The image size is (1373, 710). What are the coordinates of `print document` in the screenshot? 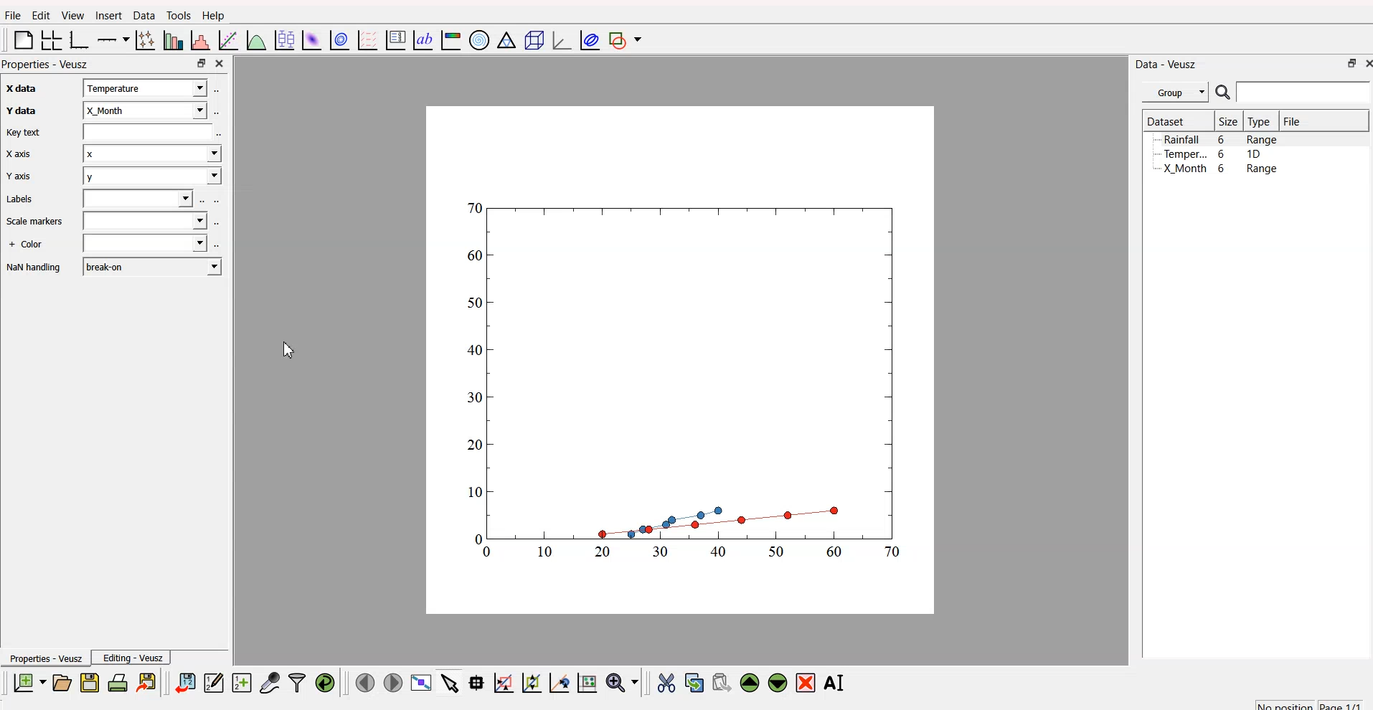 It's located at (118, 682).